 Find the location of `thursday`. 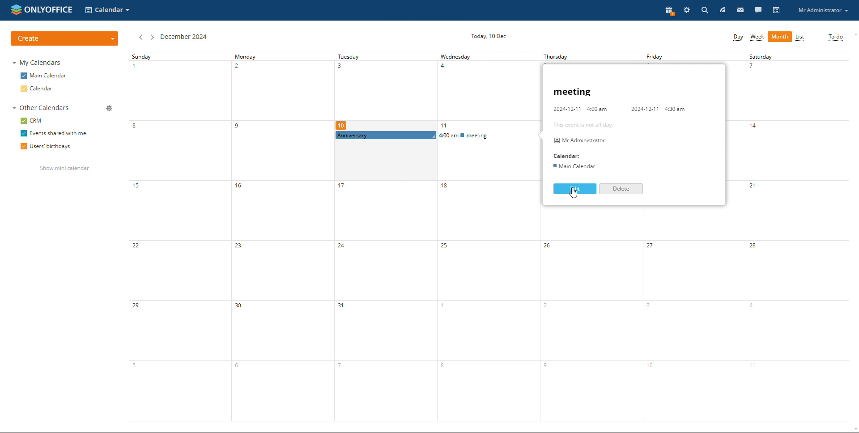

thursday is located at coordinates (587, 57).